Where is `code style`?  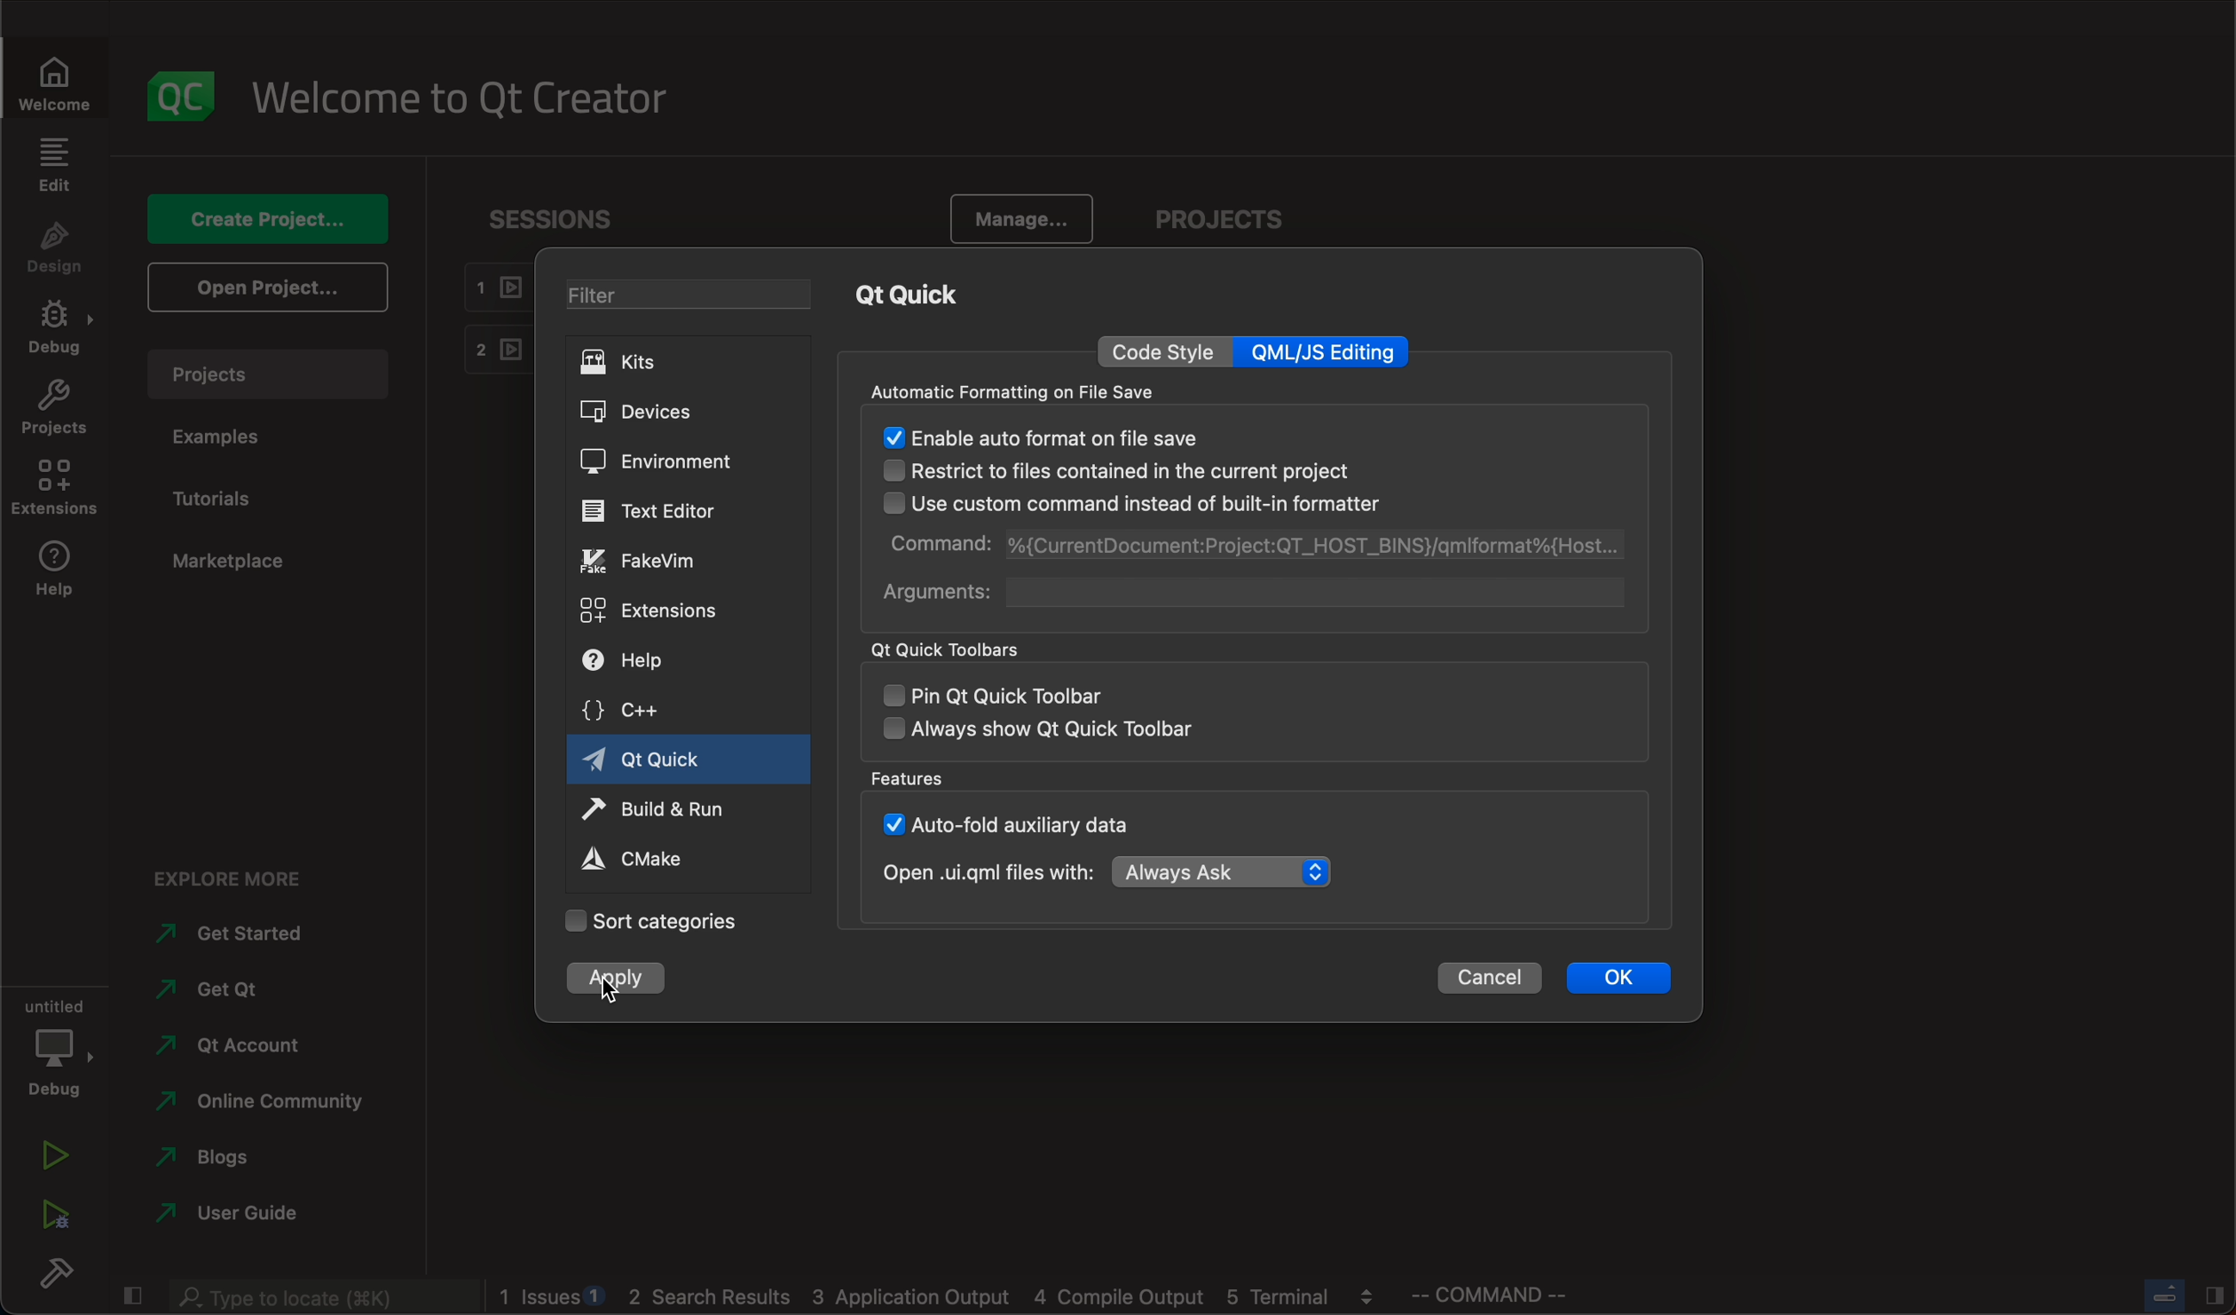
code style is located at coordinates (1165, 353).